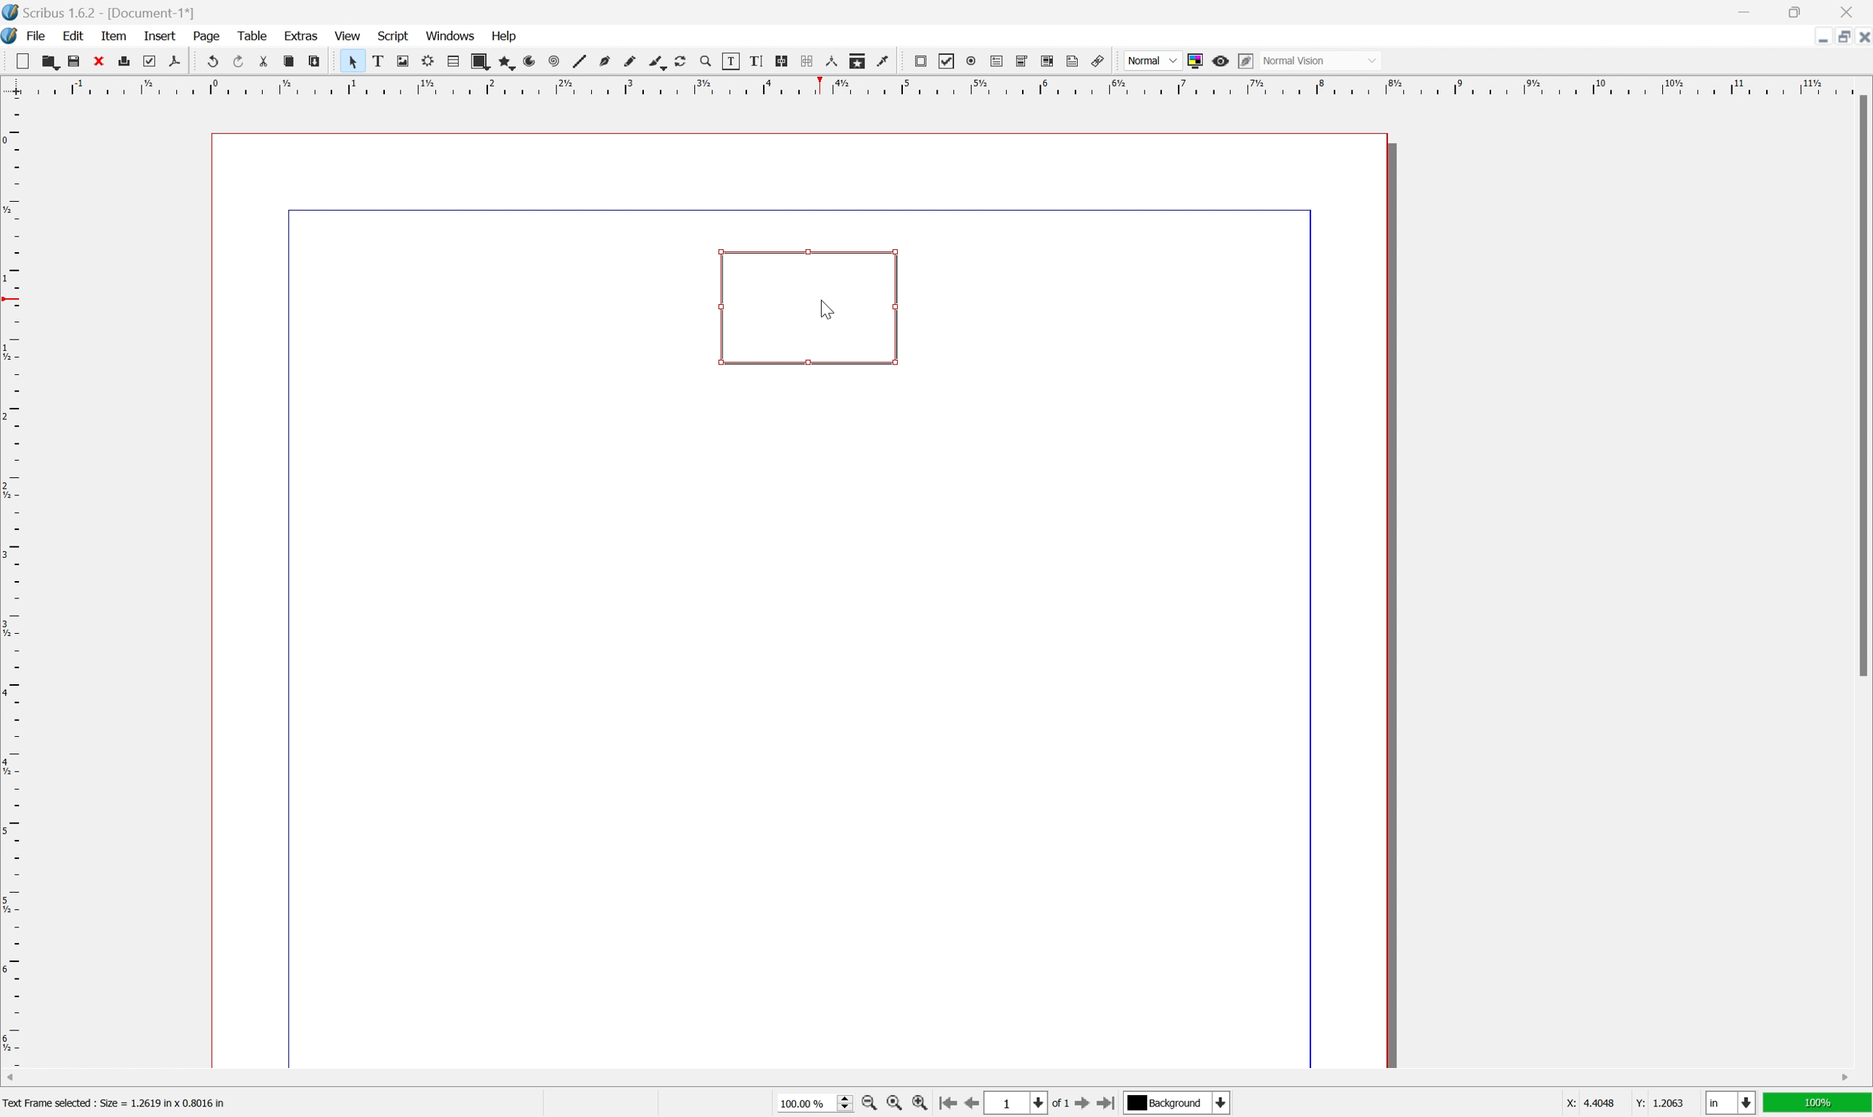  What do you see at coordinates (870, 1104) in the screenshot?
I see `zoom out` at bounding box center [870, 1104].